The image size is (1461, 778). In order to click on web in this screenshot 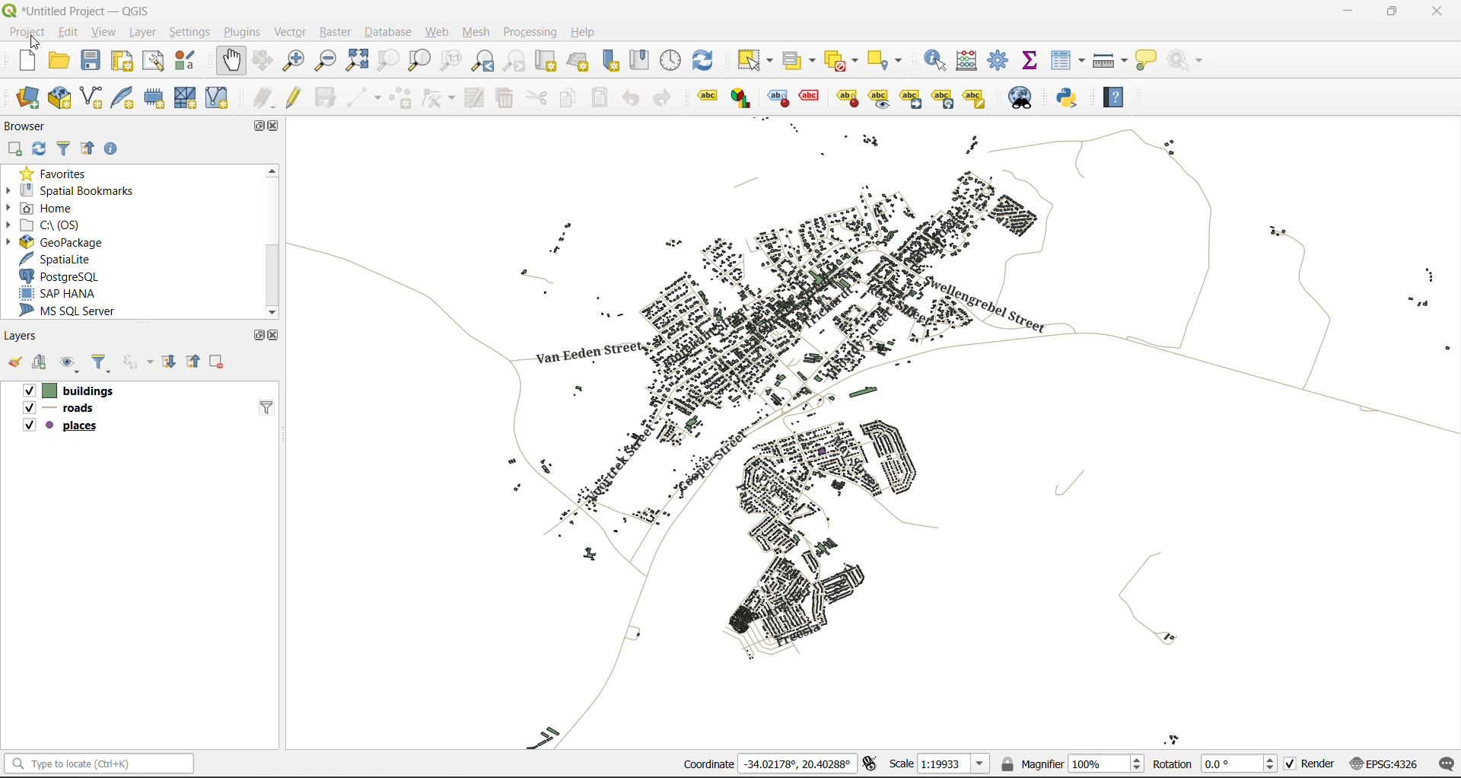, I will do `click(437, 34)`.